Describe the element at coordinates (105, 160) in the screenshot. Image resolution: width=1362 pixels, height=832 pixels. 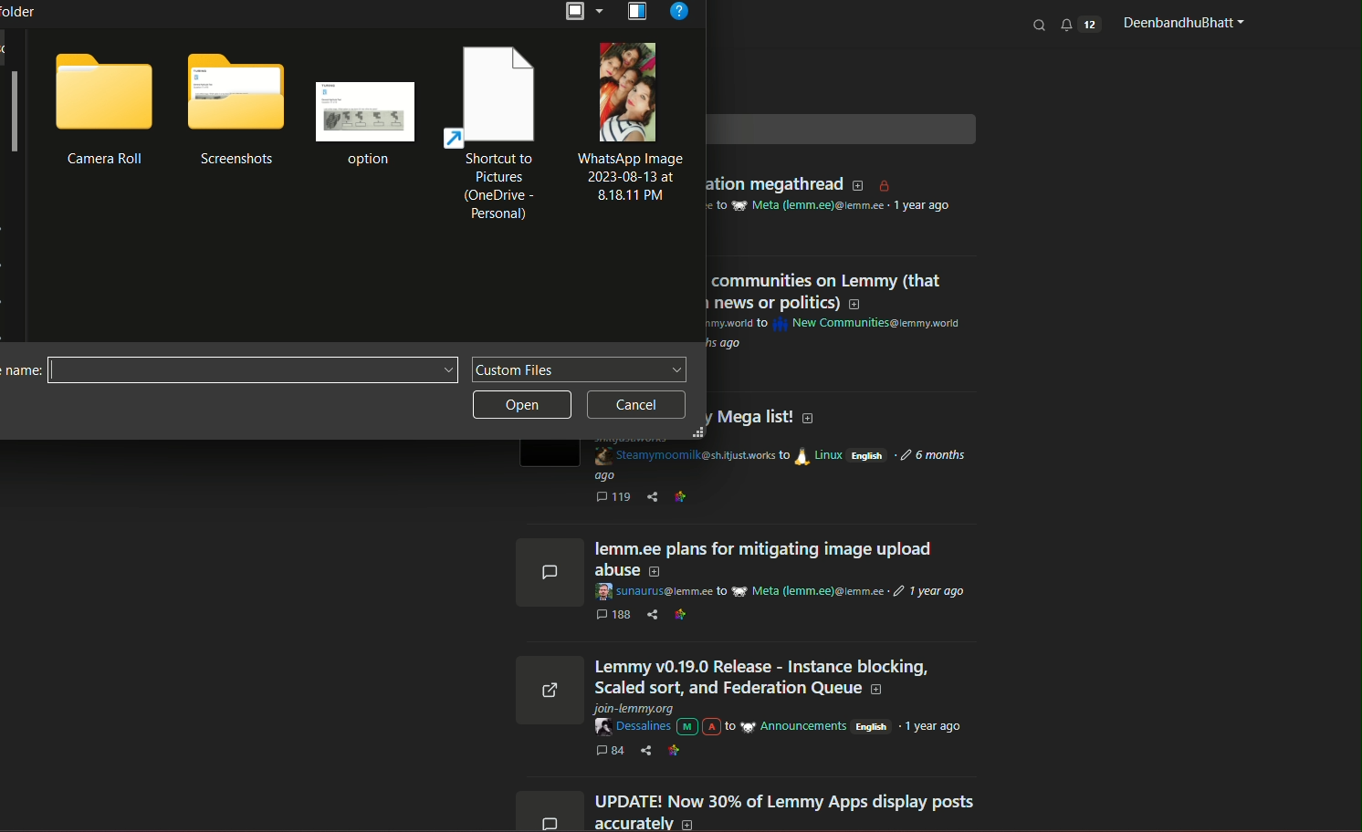
I see `Camera Roll` at that location.